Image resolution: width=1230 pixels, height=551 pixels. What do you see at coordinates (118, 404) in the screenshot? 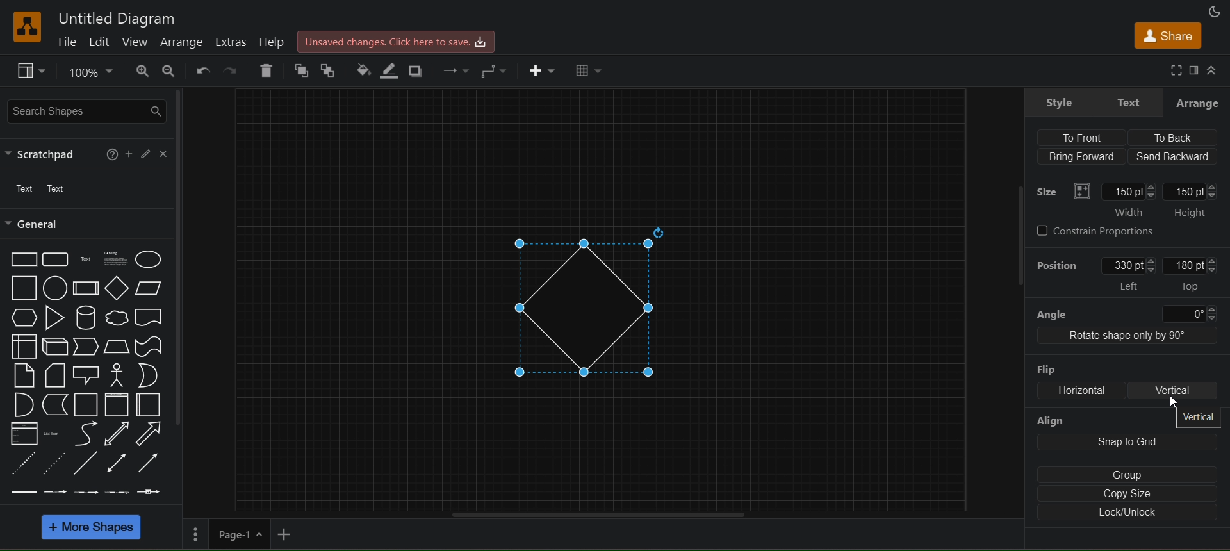
I see `vertical container` at bounding box center [118, 404].